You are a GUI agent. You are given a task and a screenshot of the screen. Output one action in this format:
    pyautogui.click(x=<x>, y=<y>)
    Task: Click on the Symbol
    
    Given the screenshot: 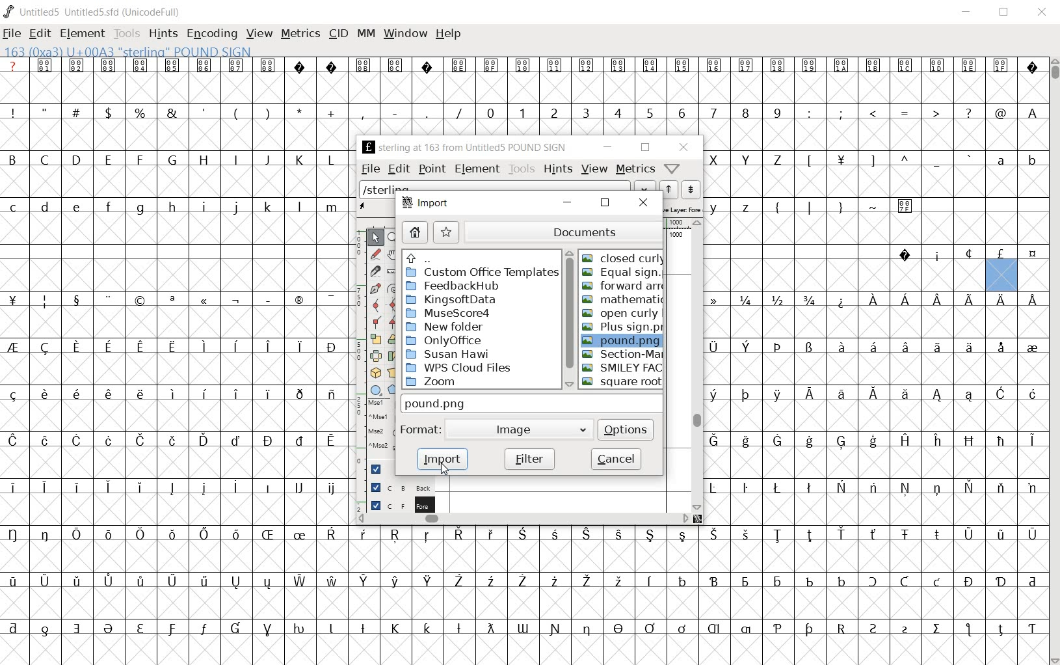 What is the action you would take?
    pyautogui.click(x=746, y=534)
    